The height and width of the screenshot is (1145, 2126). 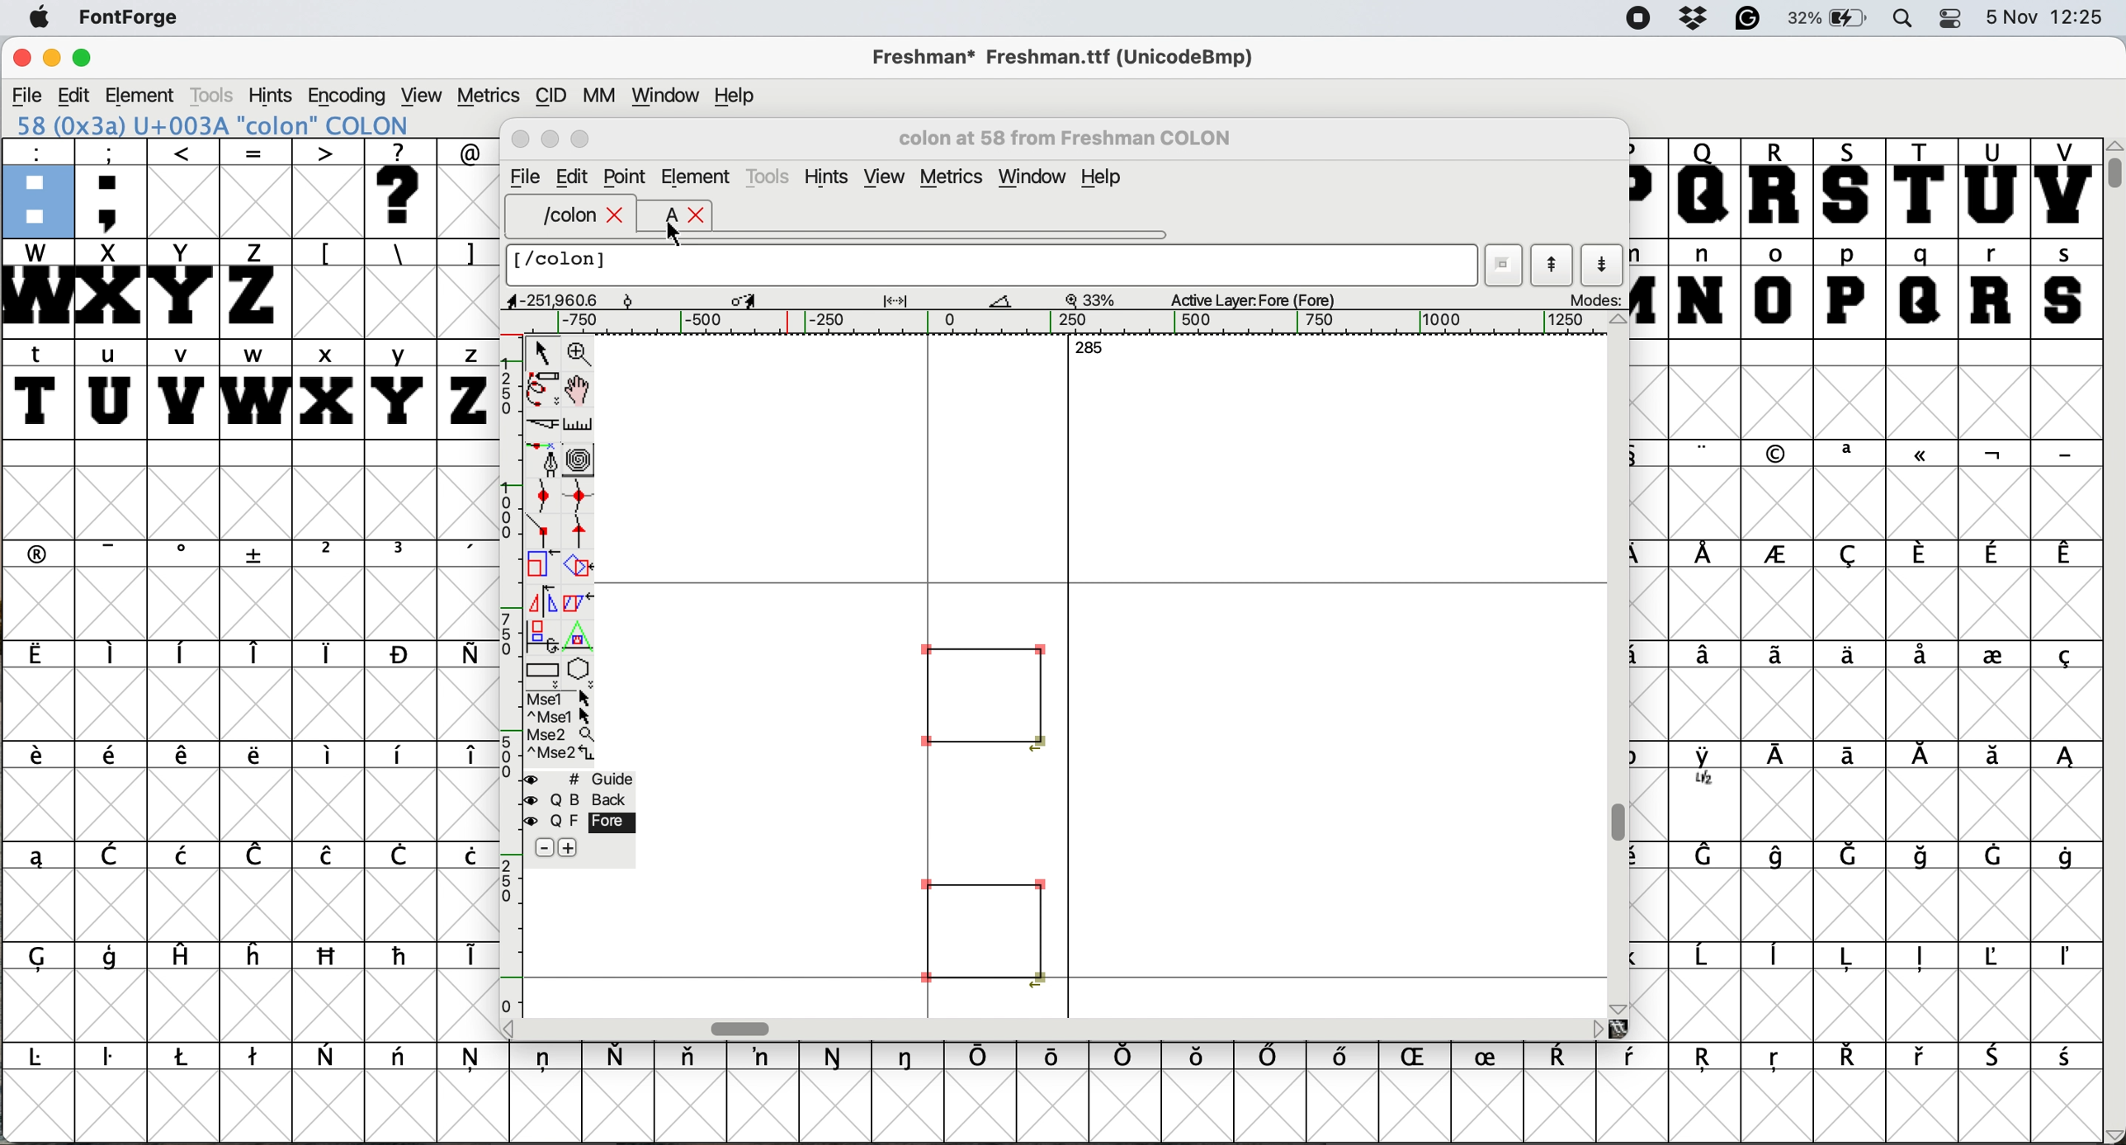 What do you see at coordinates (542, 564) in the screenshot?
I see `scale the selection` at bounding box center [542, 564].